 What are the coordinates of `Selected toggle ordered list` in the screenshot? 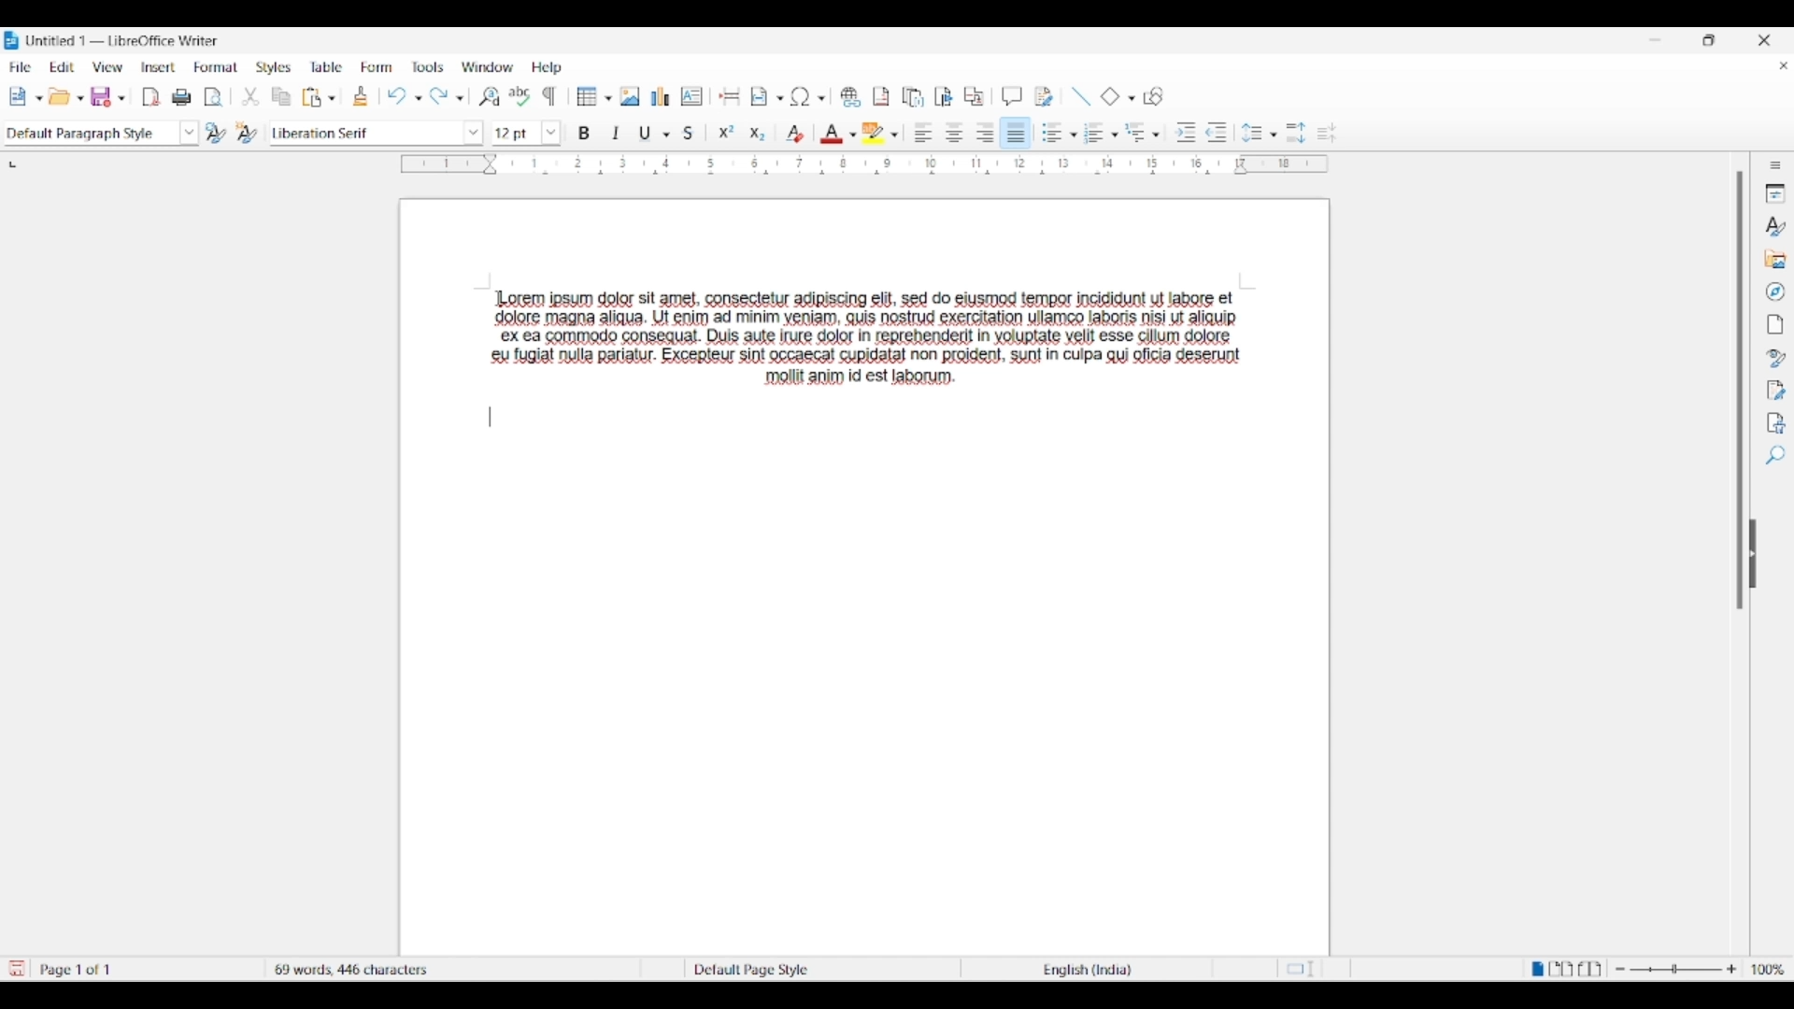 It's located at (1094, 132).